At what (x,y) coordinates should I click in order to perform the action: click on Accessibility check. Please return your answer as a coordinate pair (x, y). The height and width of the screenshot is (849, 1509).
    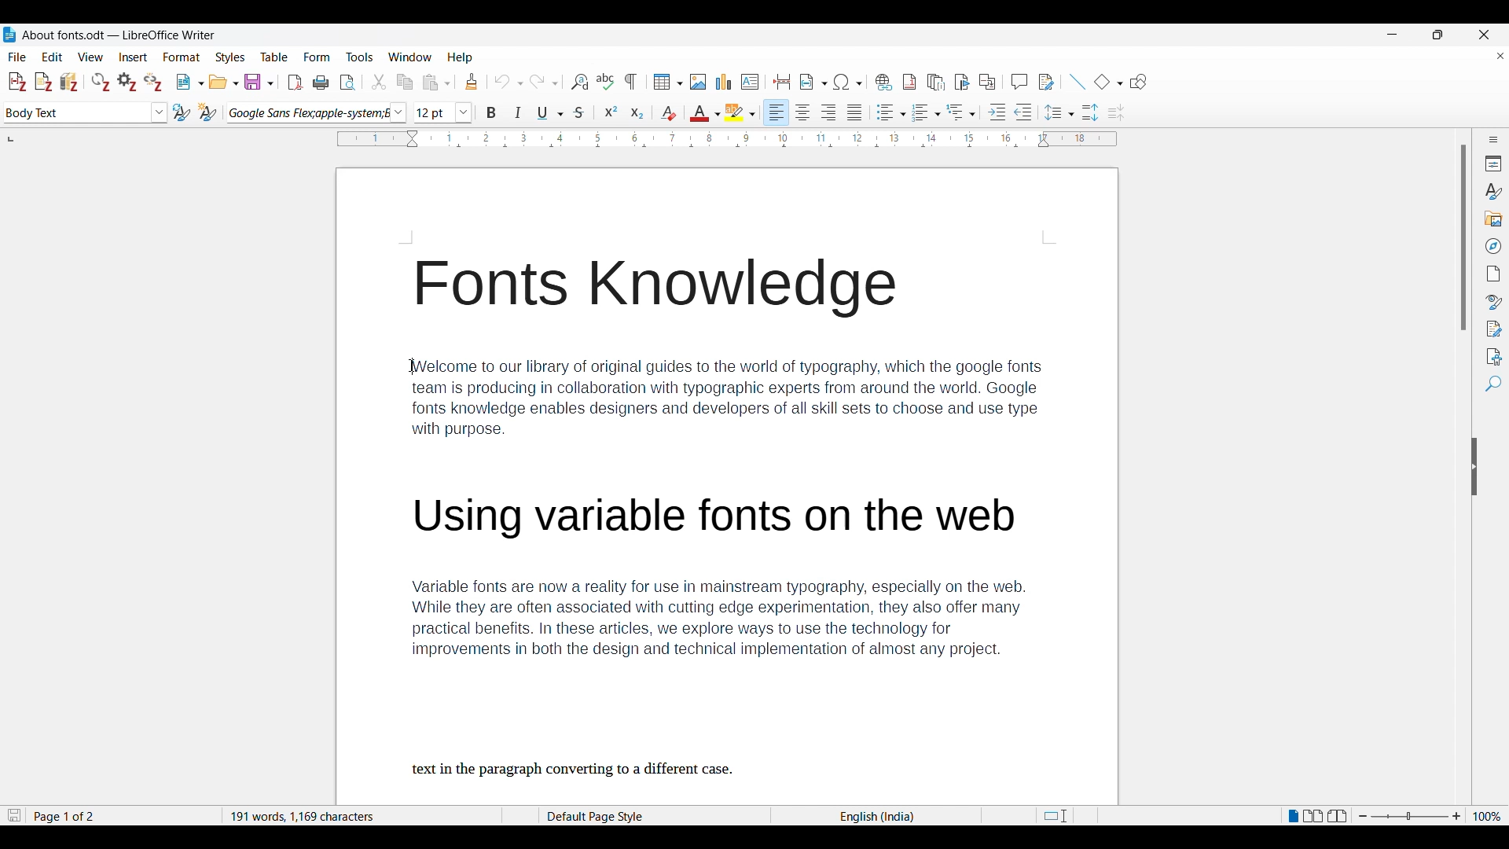
    Looking at the image, I should click on (1494, 358).